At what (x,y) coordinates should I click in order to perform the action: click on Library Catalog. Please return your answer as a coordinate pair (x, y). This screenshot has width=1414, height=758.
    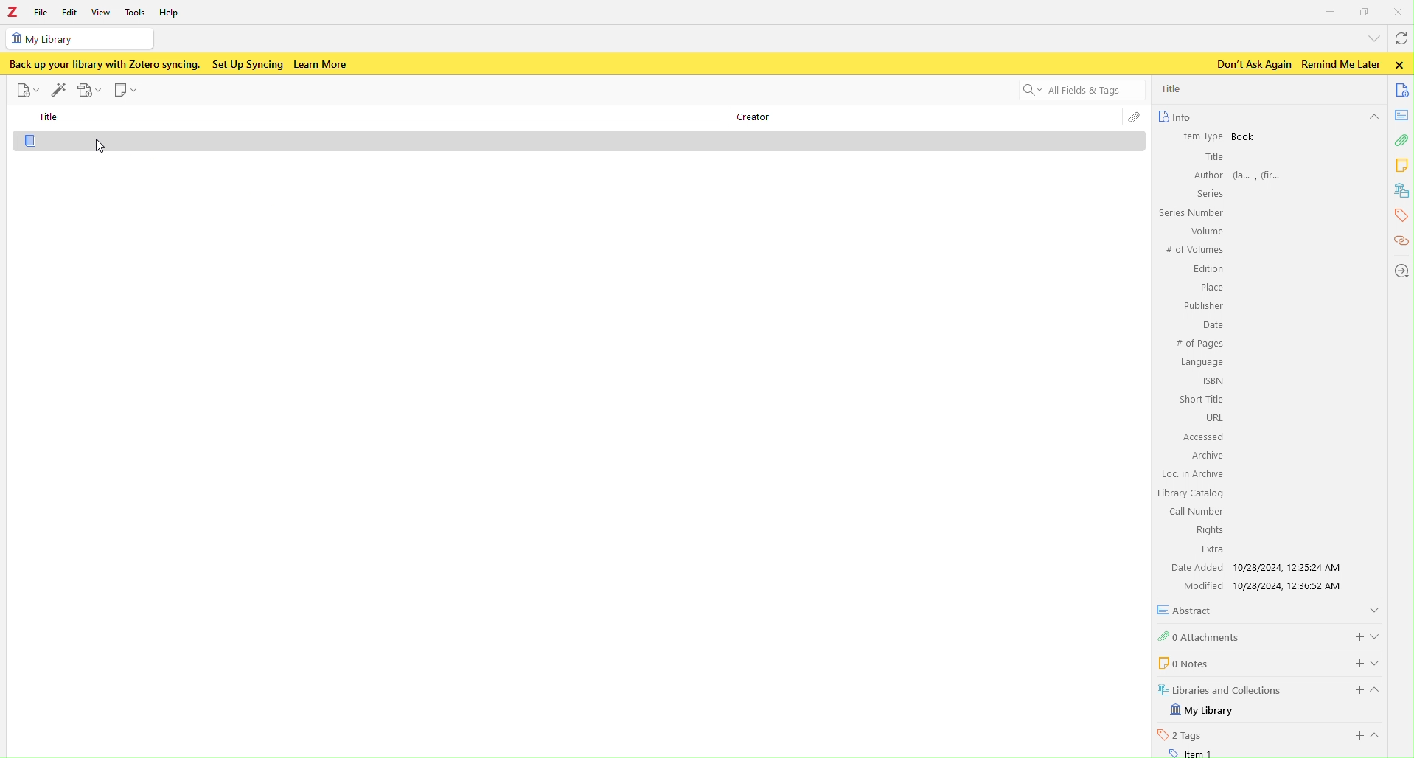
    Looking at the image, I should click on (1191, 493).